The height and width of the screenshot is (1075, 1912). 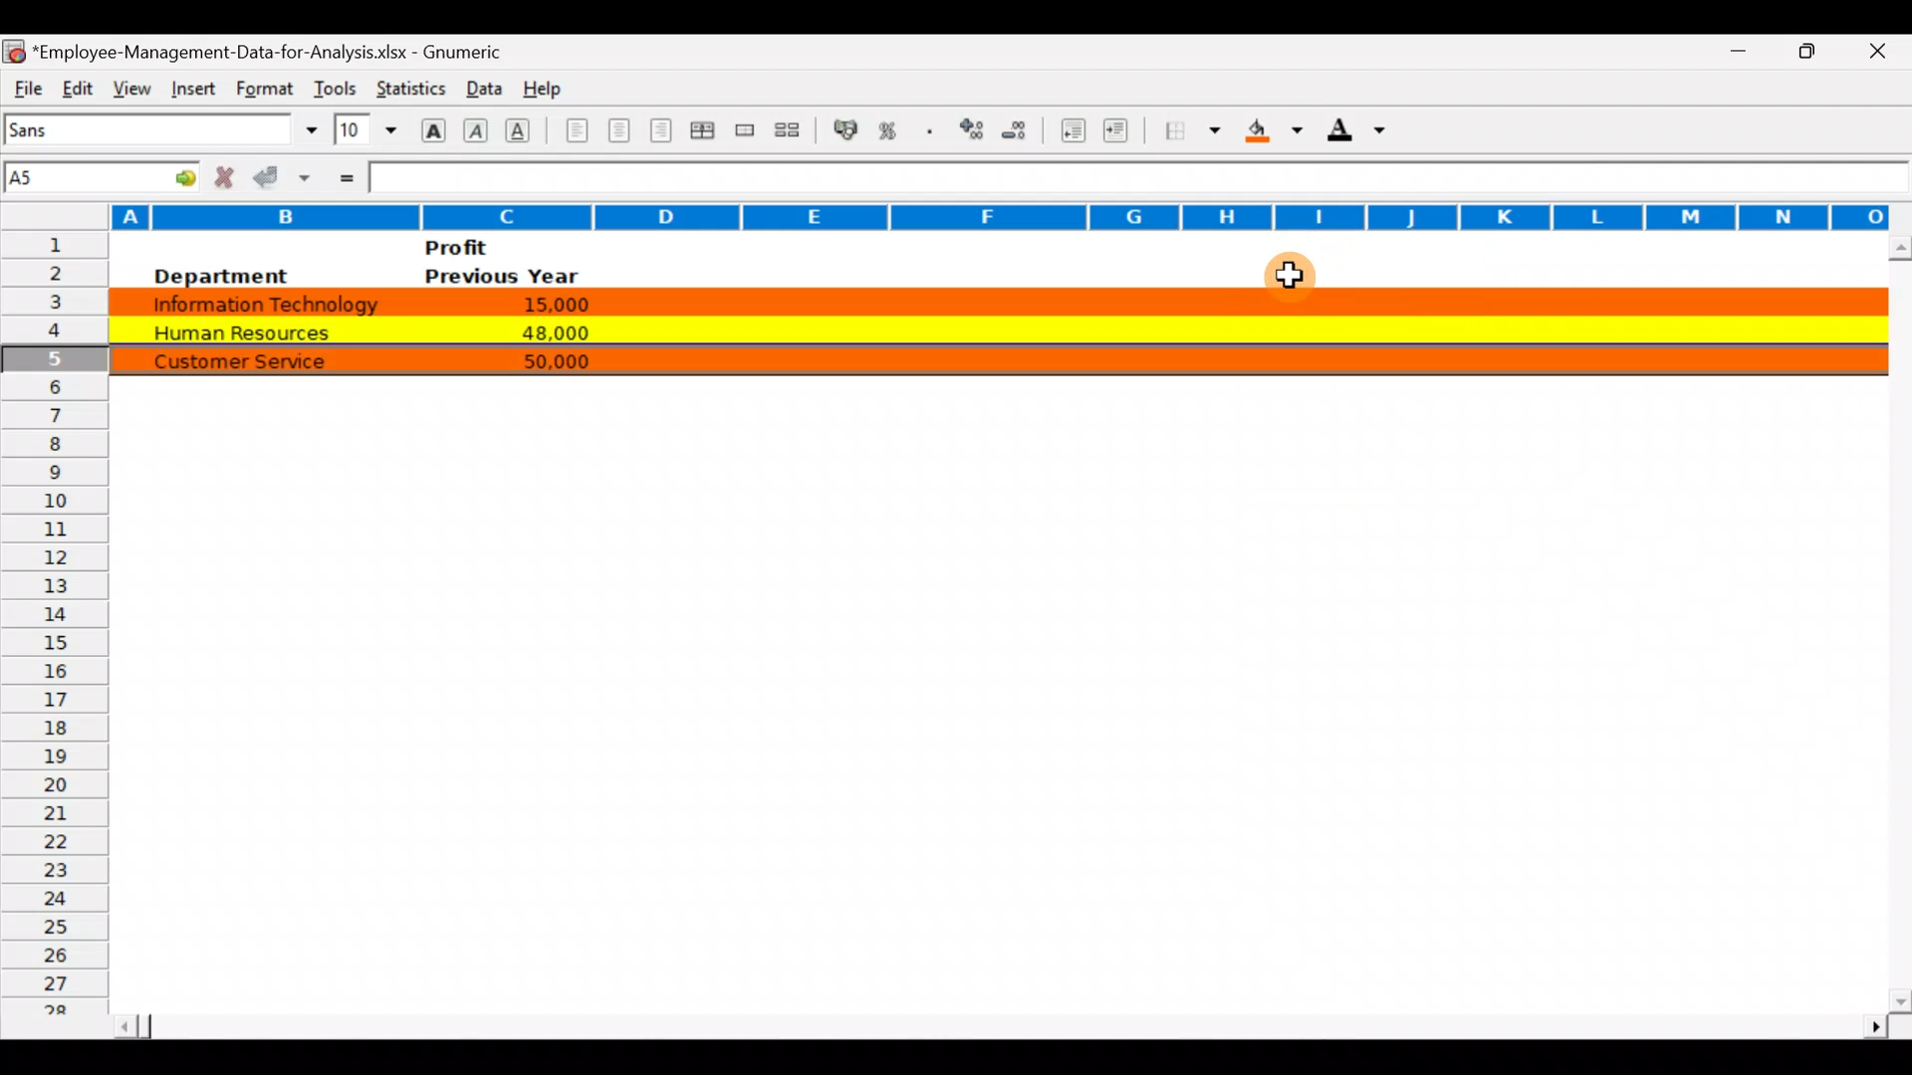 What do you see at coordinates (575, 129) in the screenshot?
I see `Align left` at bounding box center [575, 129].